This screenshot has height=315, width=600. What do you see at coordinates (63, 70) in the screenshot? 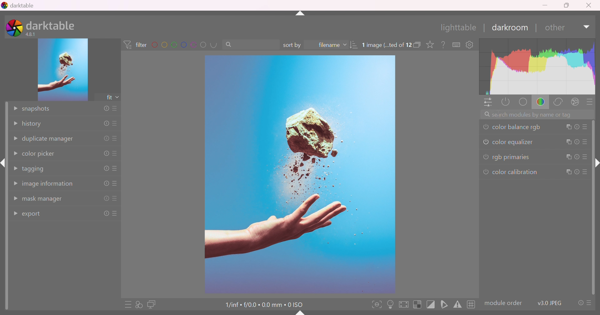
I see `image` at bounding box center [63, 70].